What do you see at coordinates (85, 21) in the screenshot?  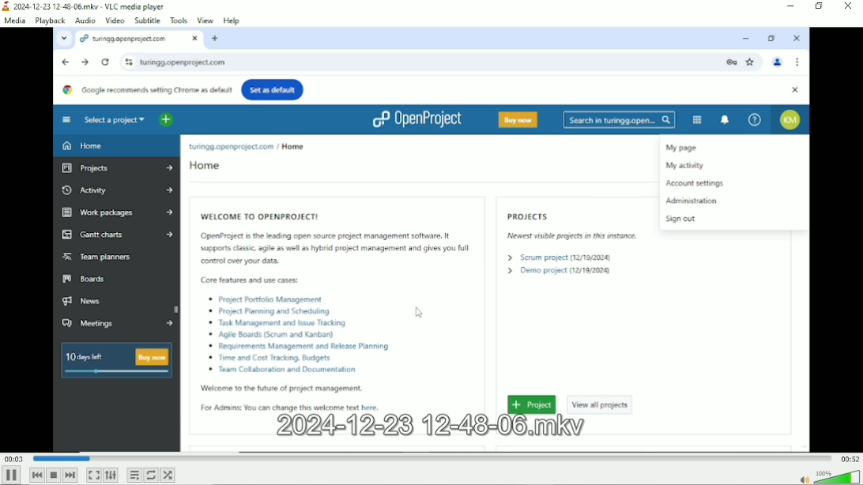 I see `Audio` at bounding box center [85, 21].